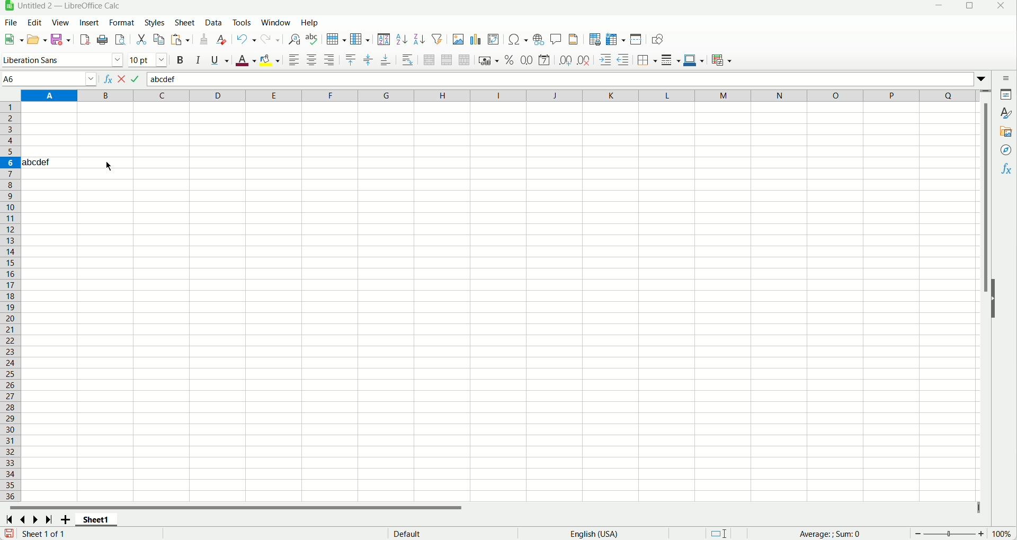  What do you see at coordinates (243, 22) in the screenshot?
I see `tools` at bounding box center [243, 22].